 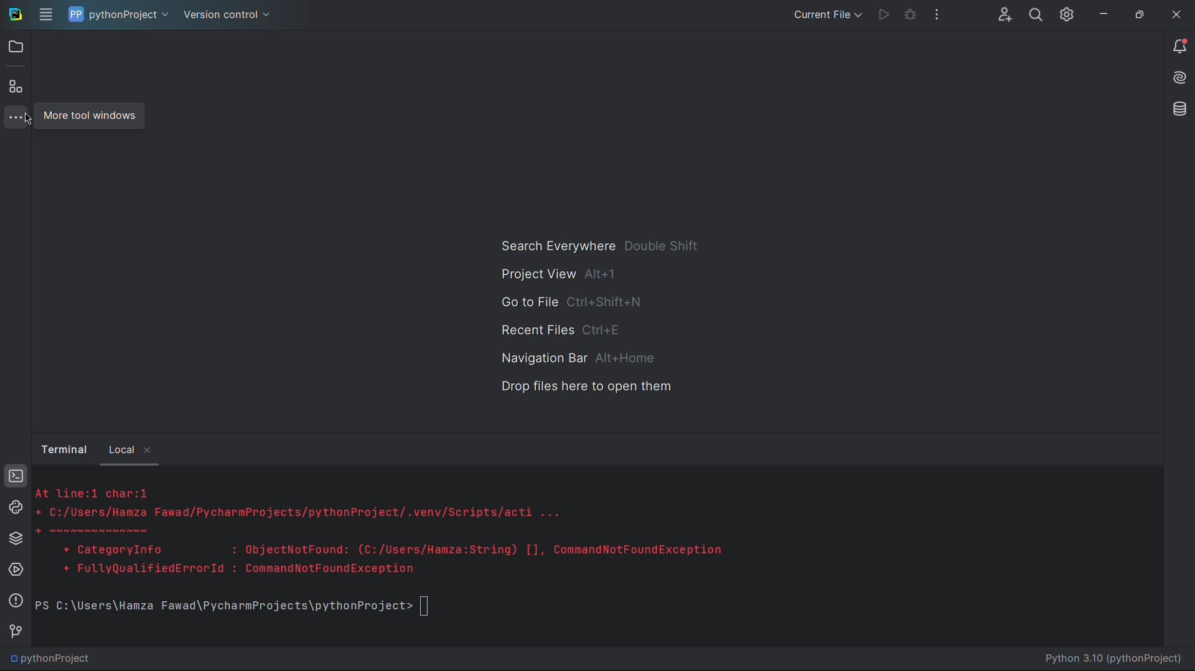 I want to click on Cursor, so click(x=28, y=121).